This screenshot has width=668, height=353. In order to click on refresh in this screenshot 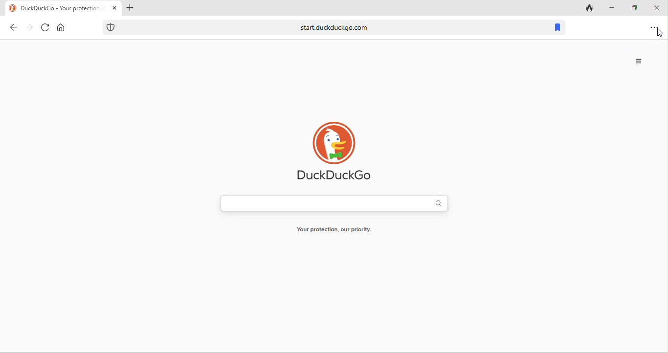, I will do `click(45, 28)`.